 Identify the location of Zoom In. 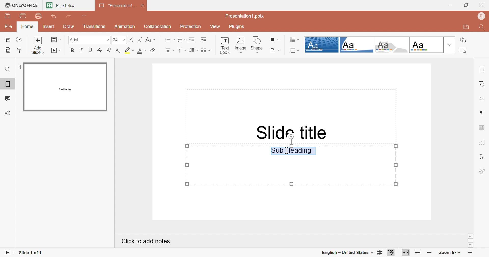
(469, 252).